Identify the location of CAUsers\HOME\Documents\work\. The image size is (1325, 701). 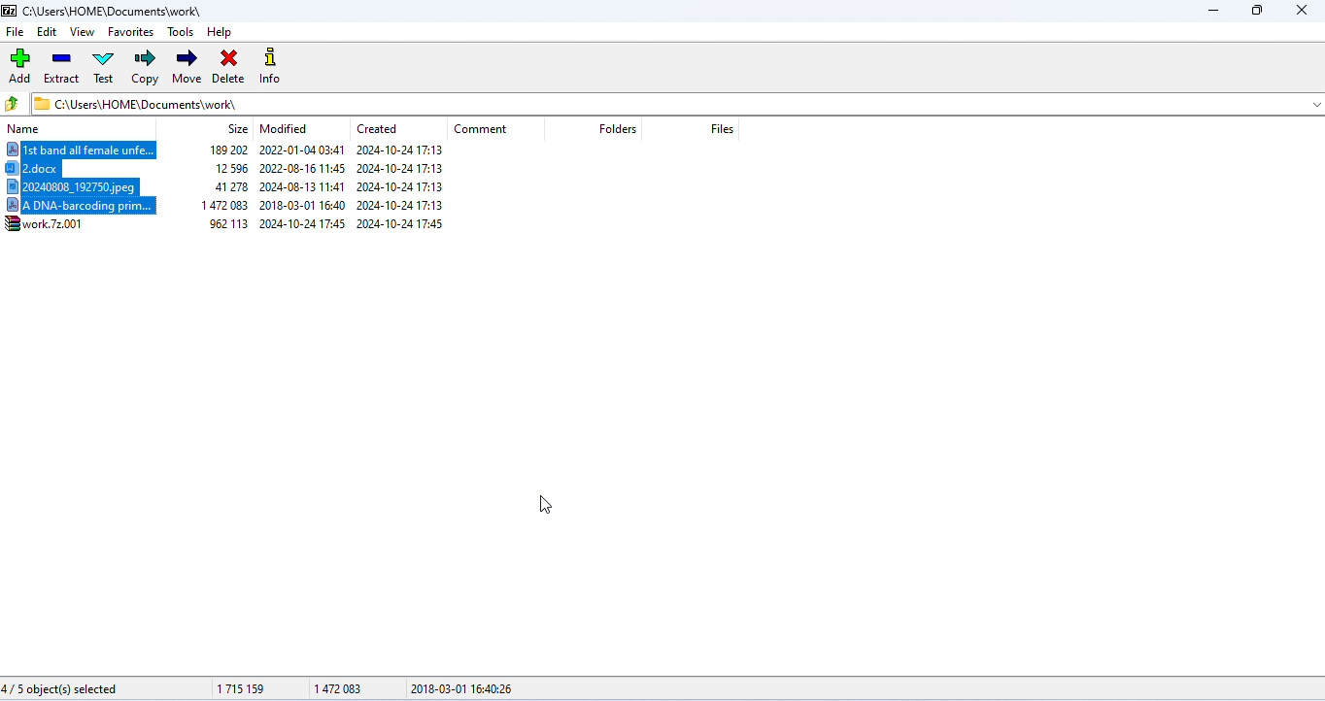
(136, 103).